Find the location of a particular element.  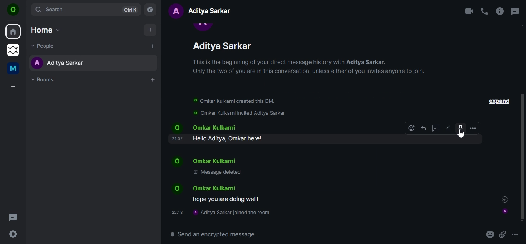

home is located at coordinates (46, 30).